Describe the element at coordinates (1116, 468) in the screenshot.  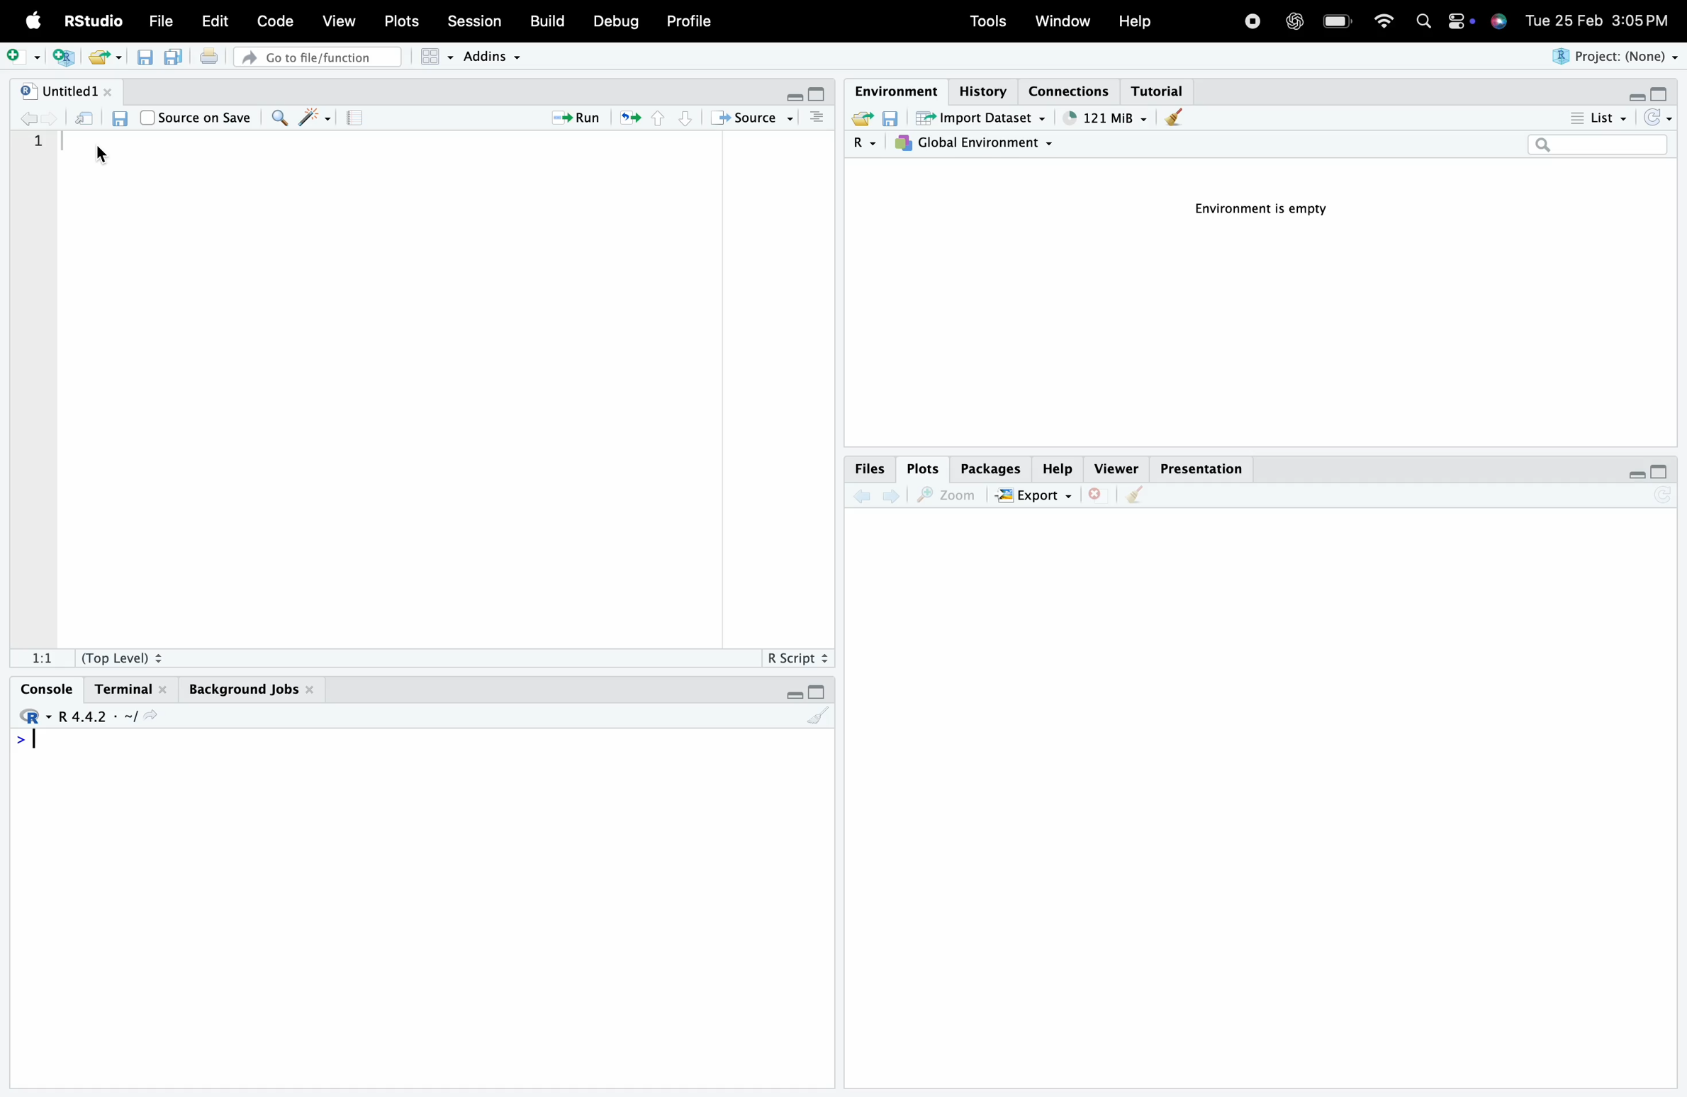
I see `Viewer` at that location.